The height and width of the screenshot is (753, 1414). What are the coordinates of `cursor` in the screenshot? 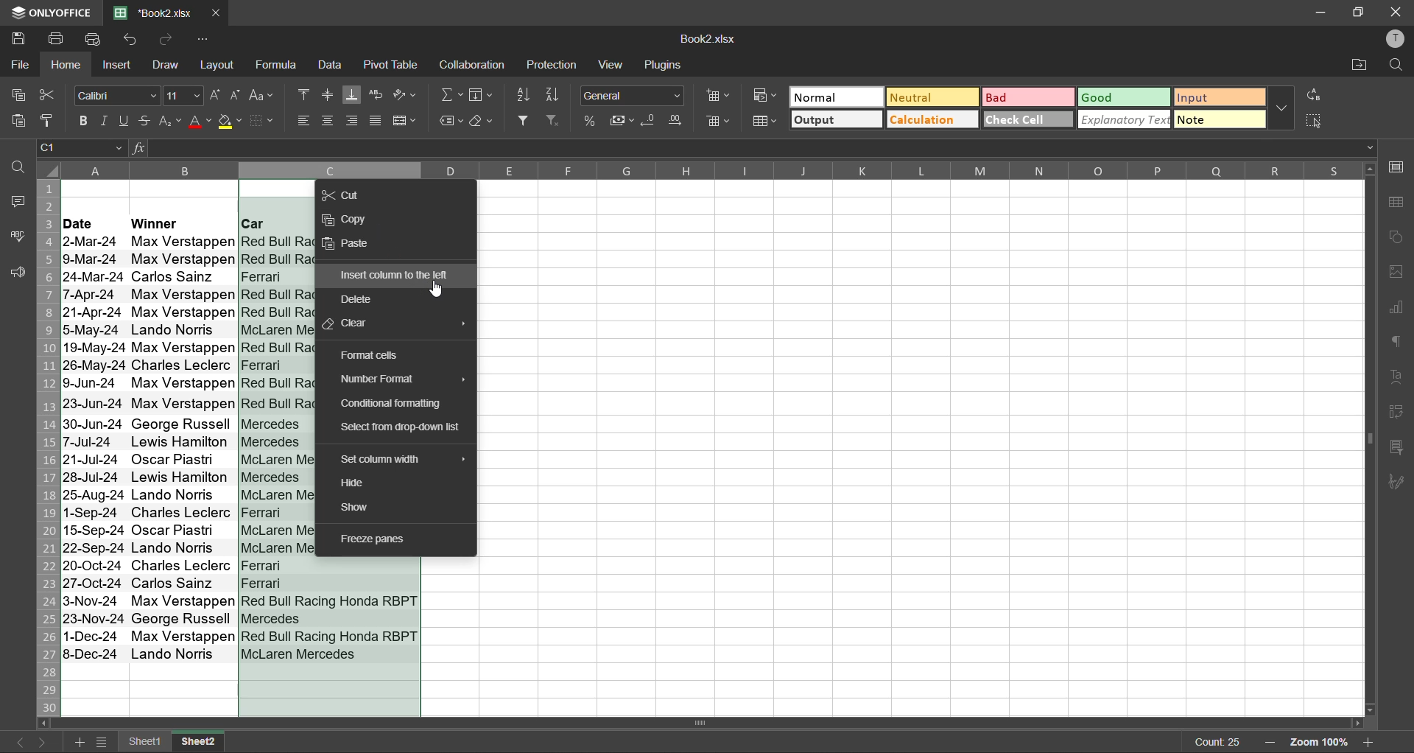 It's located at (437, 290).